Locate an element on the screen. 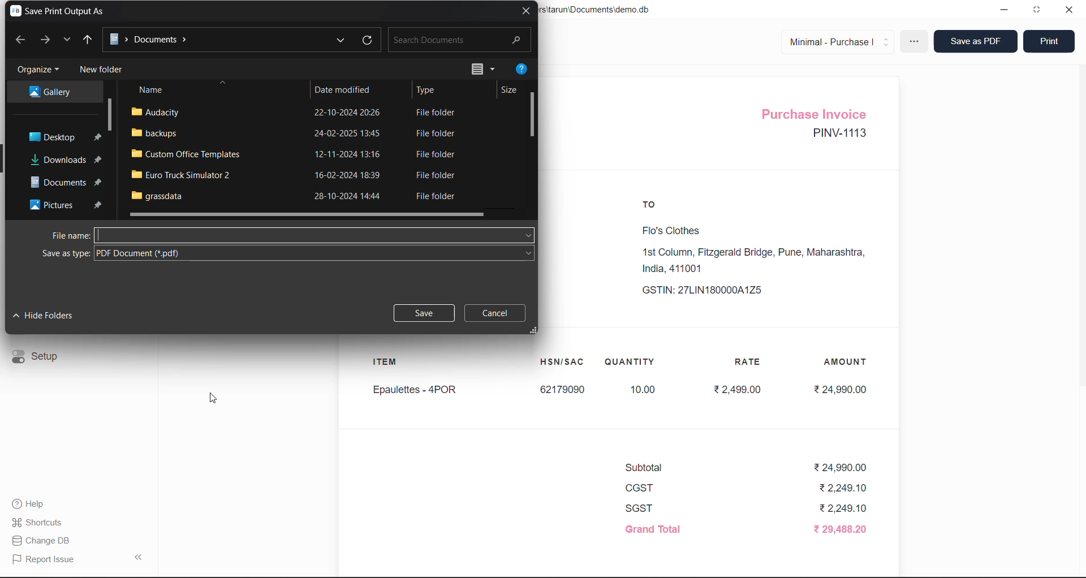  PDF Document (*.pdf) is located at coordinates (139, 254).